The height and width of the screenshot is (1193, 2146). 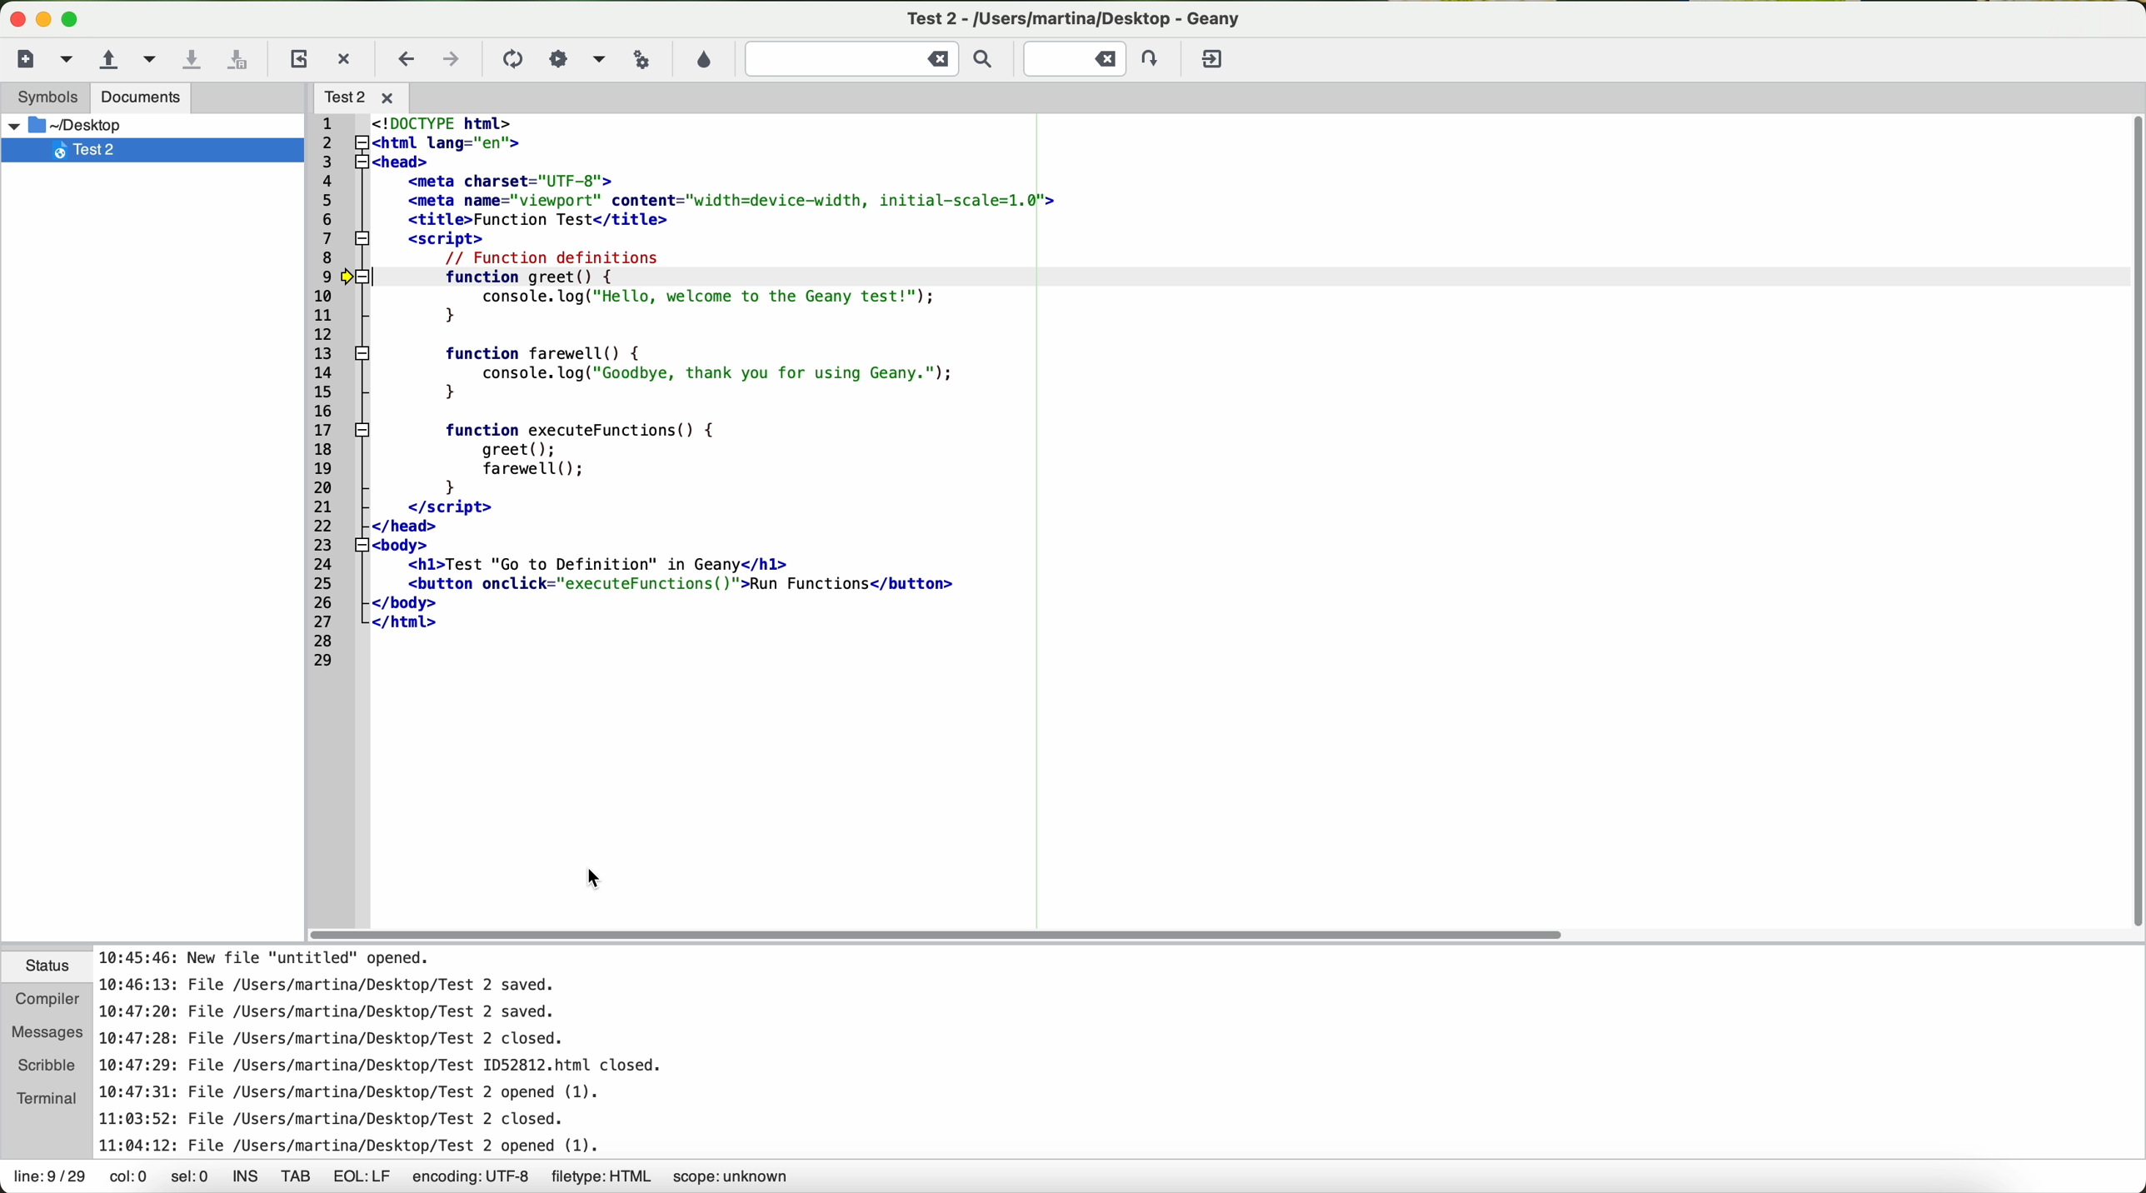 What do you see at coordinates (714, 192) in the screenshot?
I see `code block` at bounding box center [714, 192].